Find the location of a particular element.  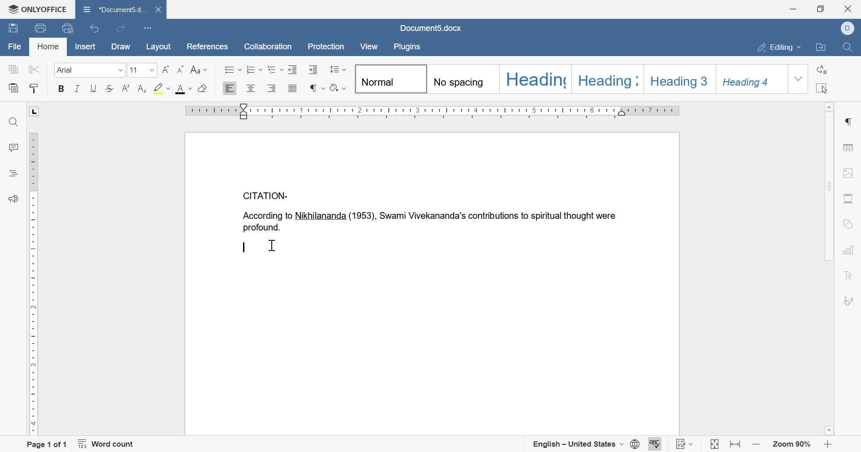

home is located at coordinates (46, 47).